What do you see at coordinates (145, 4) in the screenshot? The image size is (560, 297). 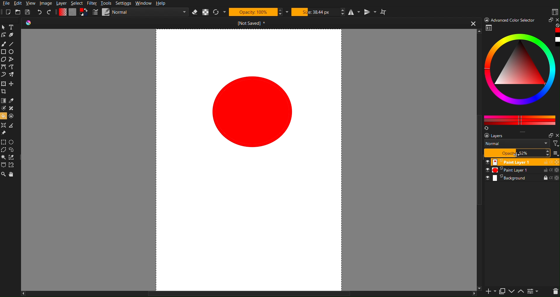 I see `Window` at bounding box center [145, 4].